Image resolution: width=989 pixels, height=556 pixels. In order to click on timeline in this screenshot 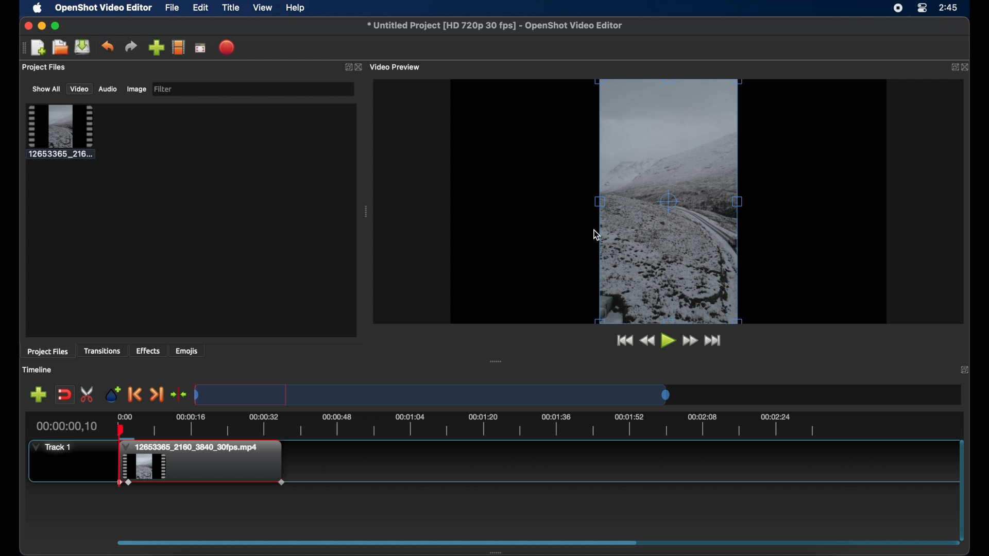, I will do `click(468, 425)`.